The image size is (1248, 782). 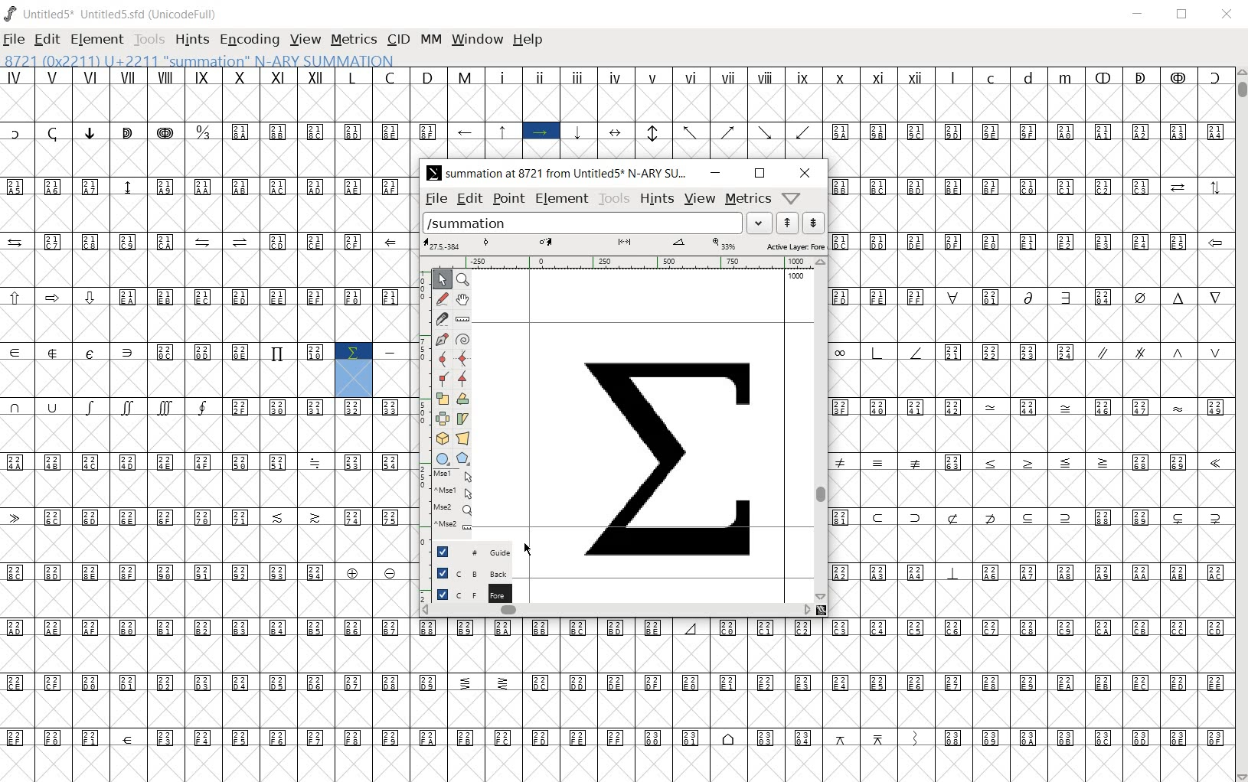 I want to click on restore, so click(x=759, y=174).